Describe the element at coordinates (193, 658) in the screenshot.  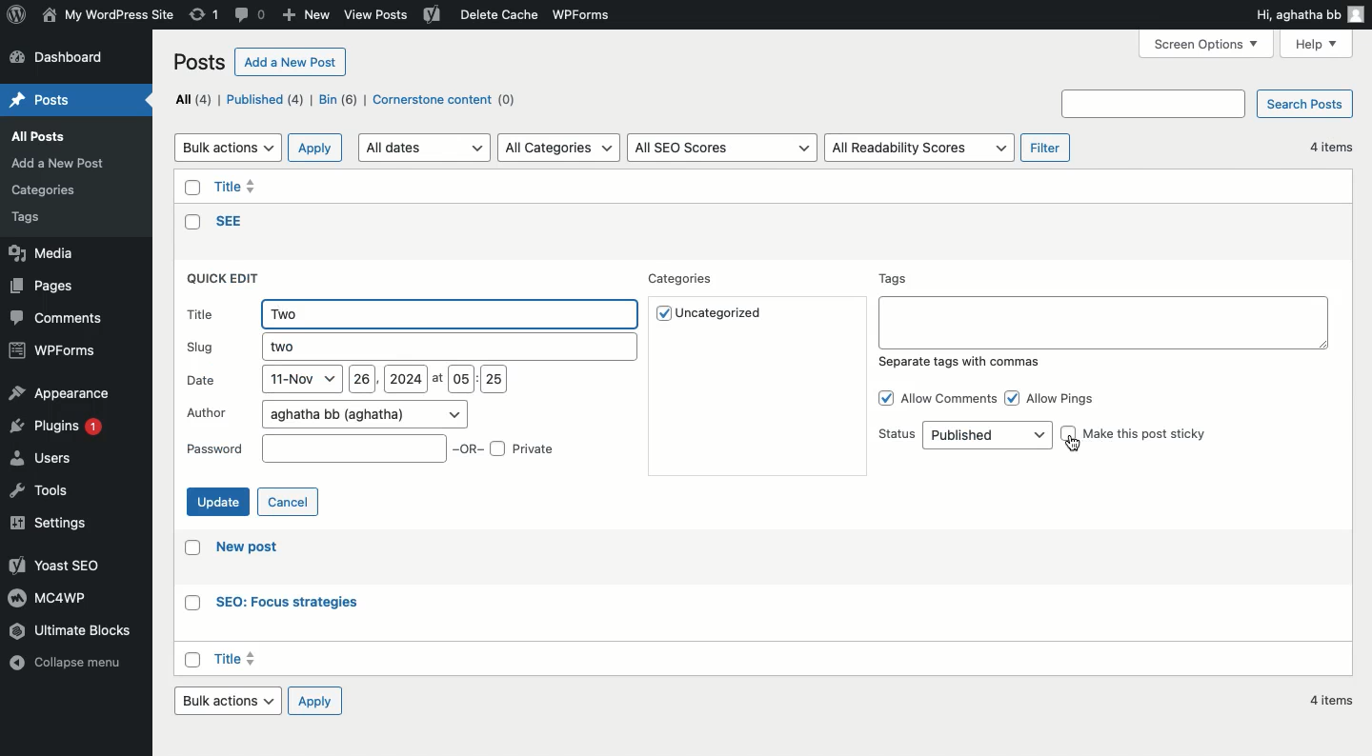
I see `Checkbox` at that location.